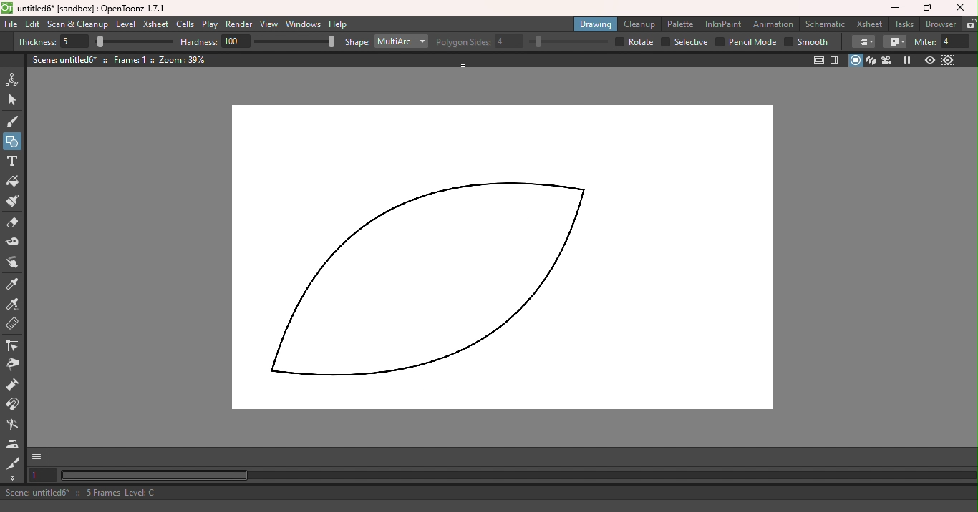  What do you see at coordinates (825, 24) in the screenshot?
I see `Schematic` at bounding box center [825, 24].